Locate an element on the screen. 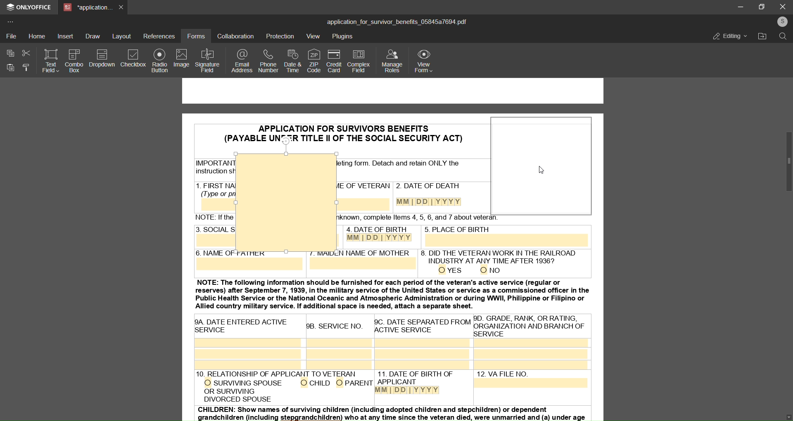 This screenshot has height=421, width=793. check box is located at coordinates (133, 59).